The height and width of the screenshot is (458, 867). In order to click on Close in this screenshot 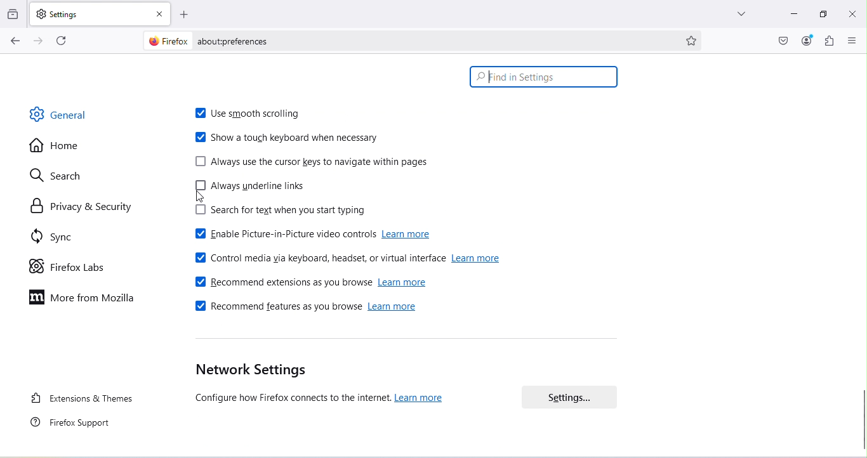, I will do `click(852, 13)`.